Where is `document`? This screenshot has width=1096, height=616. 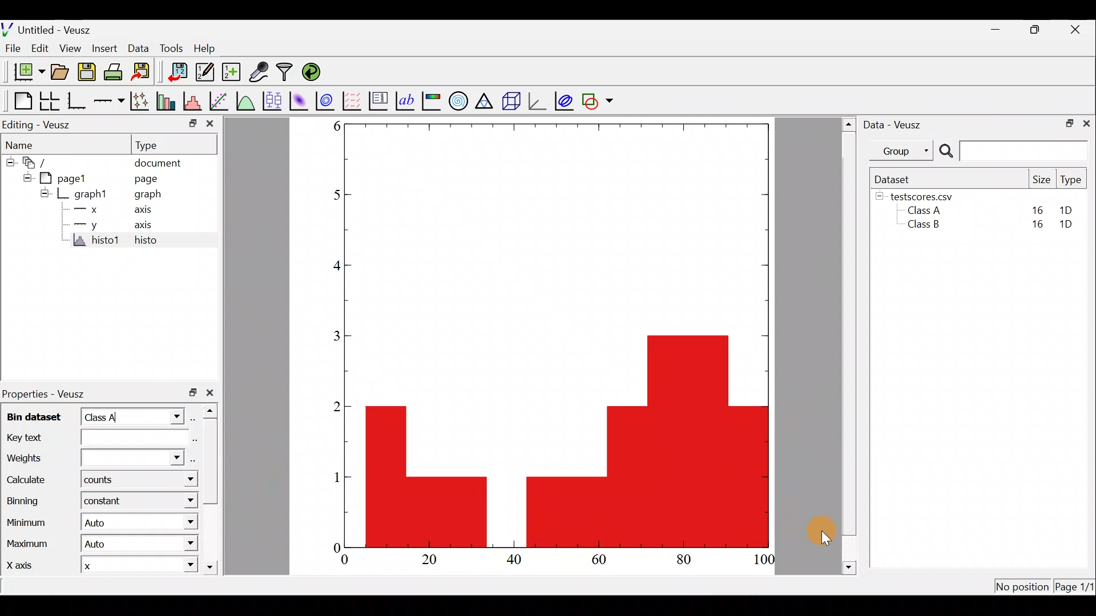 document is located at coordinates (164, 163).